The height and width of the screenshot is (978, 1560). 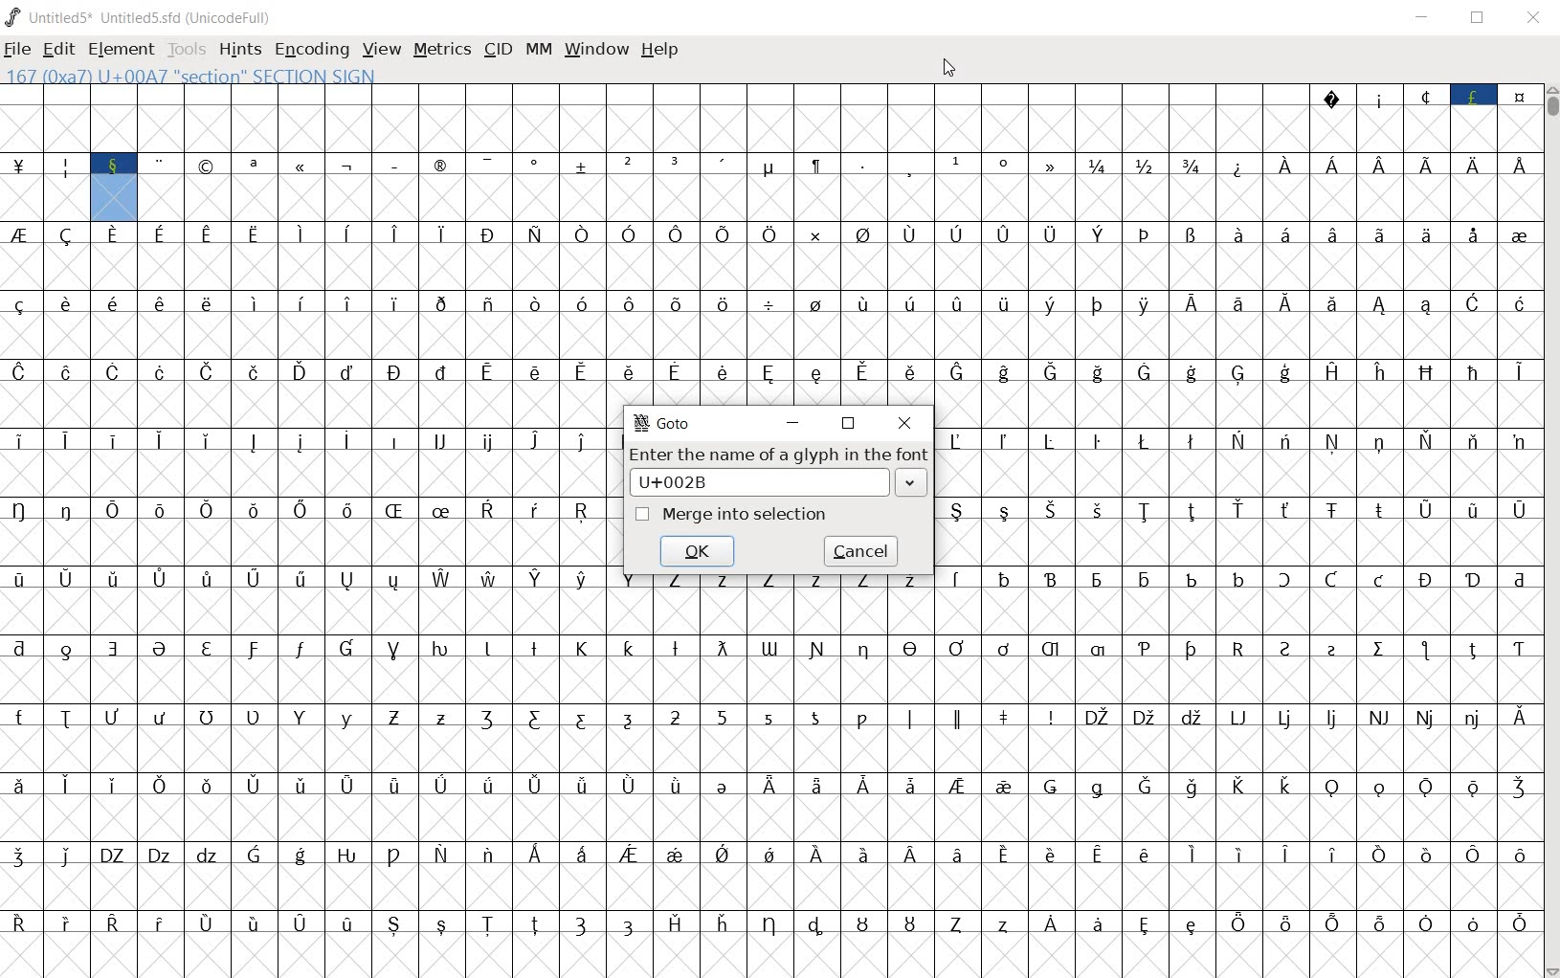 I want to click on , so click(x=1237, y=500).